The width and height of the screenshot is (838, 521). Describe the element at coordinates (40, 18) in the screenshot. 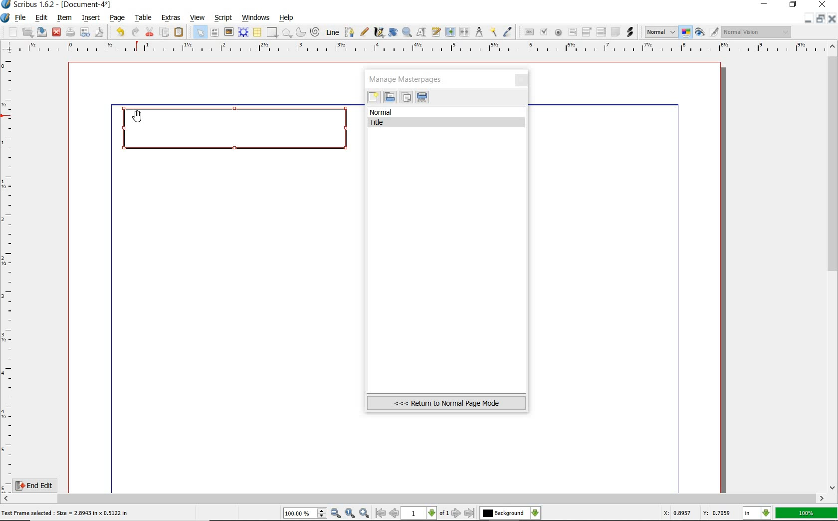

I see `edit` at that location.